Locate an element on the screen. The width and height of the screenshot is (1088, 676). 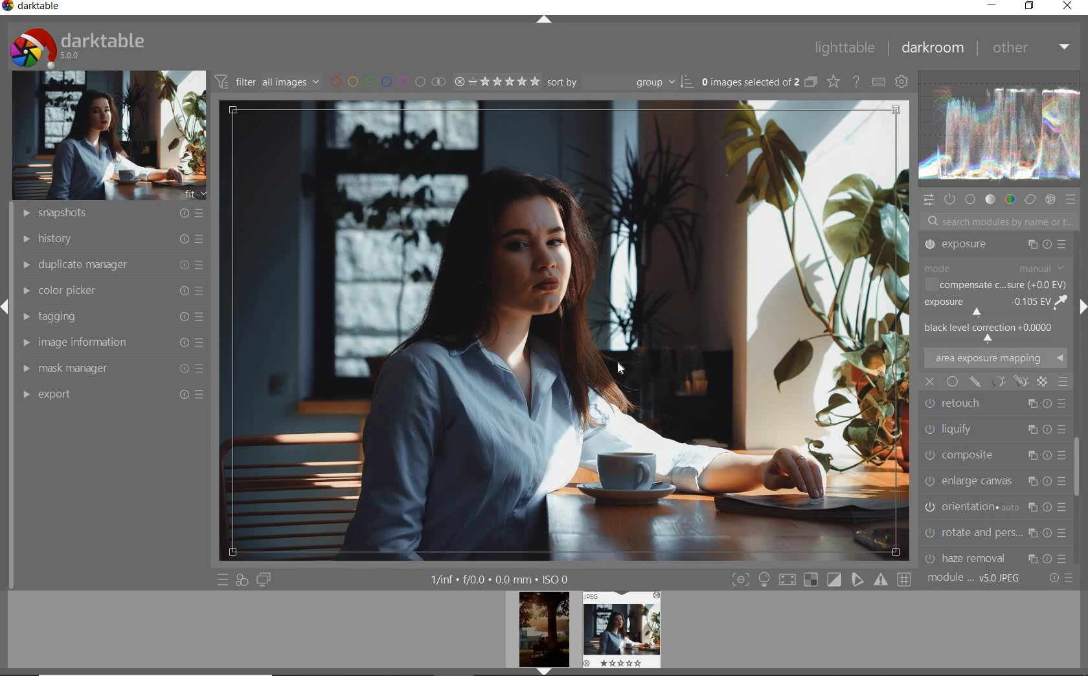
SELECTED  IMAGE RANGE RATING is located at coordinates (496, 82).